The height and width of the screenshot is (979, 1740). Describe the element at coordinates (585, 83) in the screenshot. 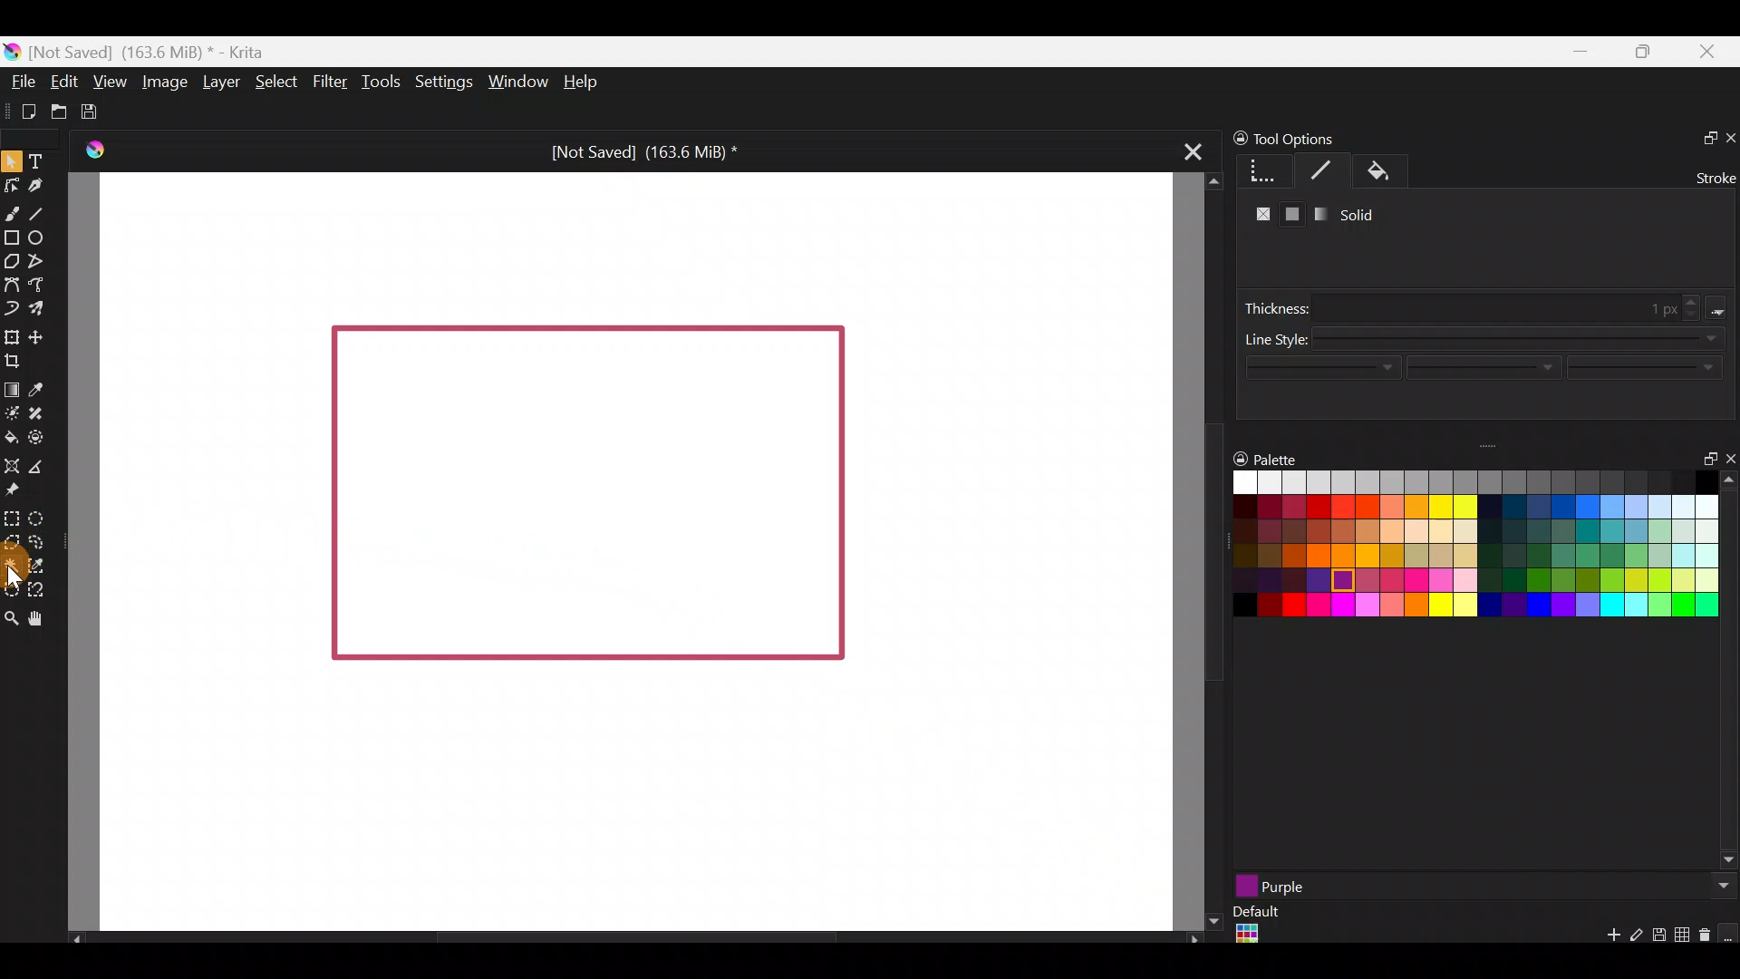

I see `Help` at that location.